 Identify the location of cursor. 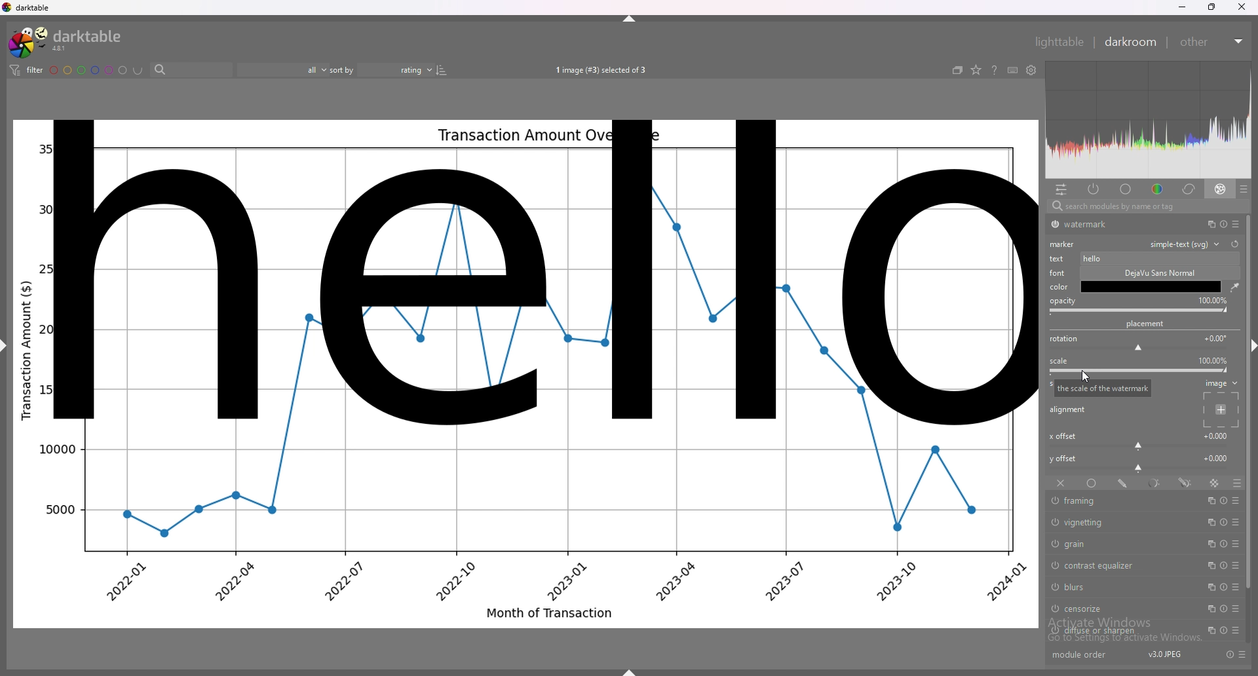
(1088, 380).